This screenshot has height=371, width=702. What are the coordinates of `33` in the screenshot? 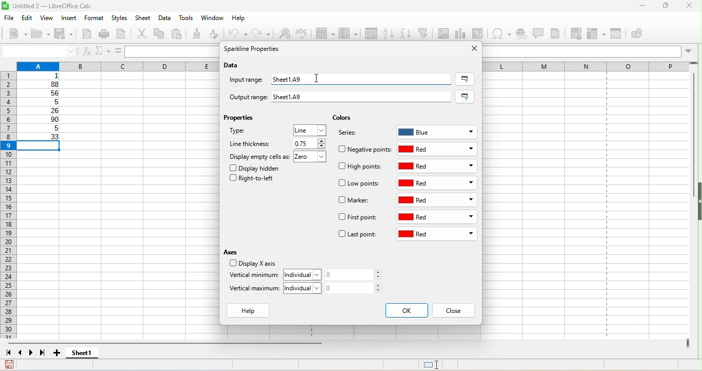 It's located at (40, 137).